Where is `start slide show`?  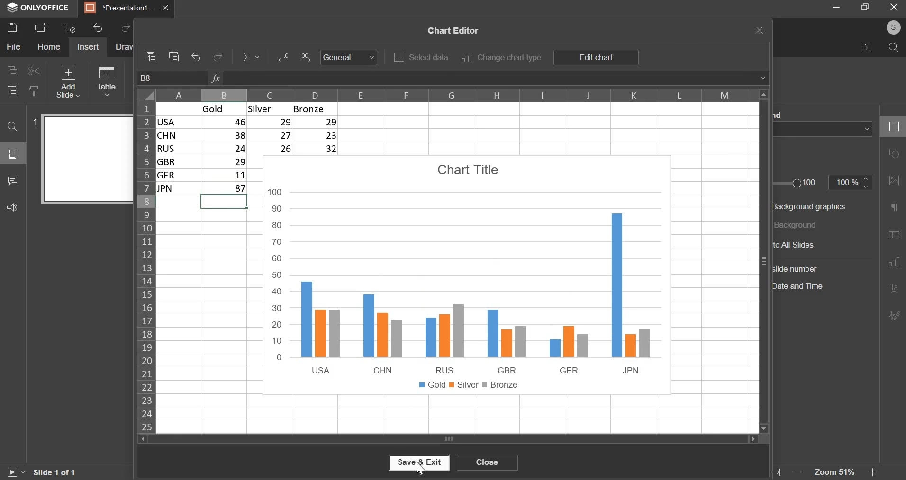
start slide show is located at coordinates (15, 472).